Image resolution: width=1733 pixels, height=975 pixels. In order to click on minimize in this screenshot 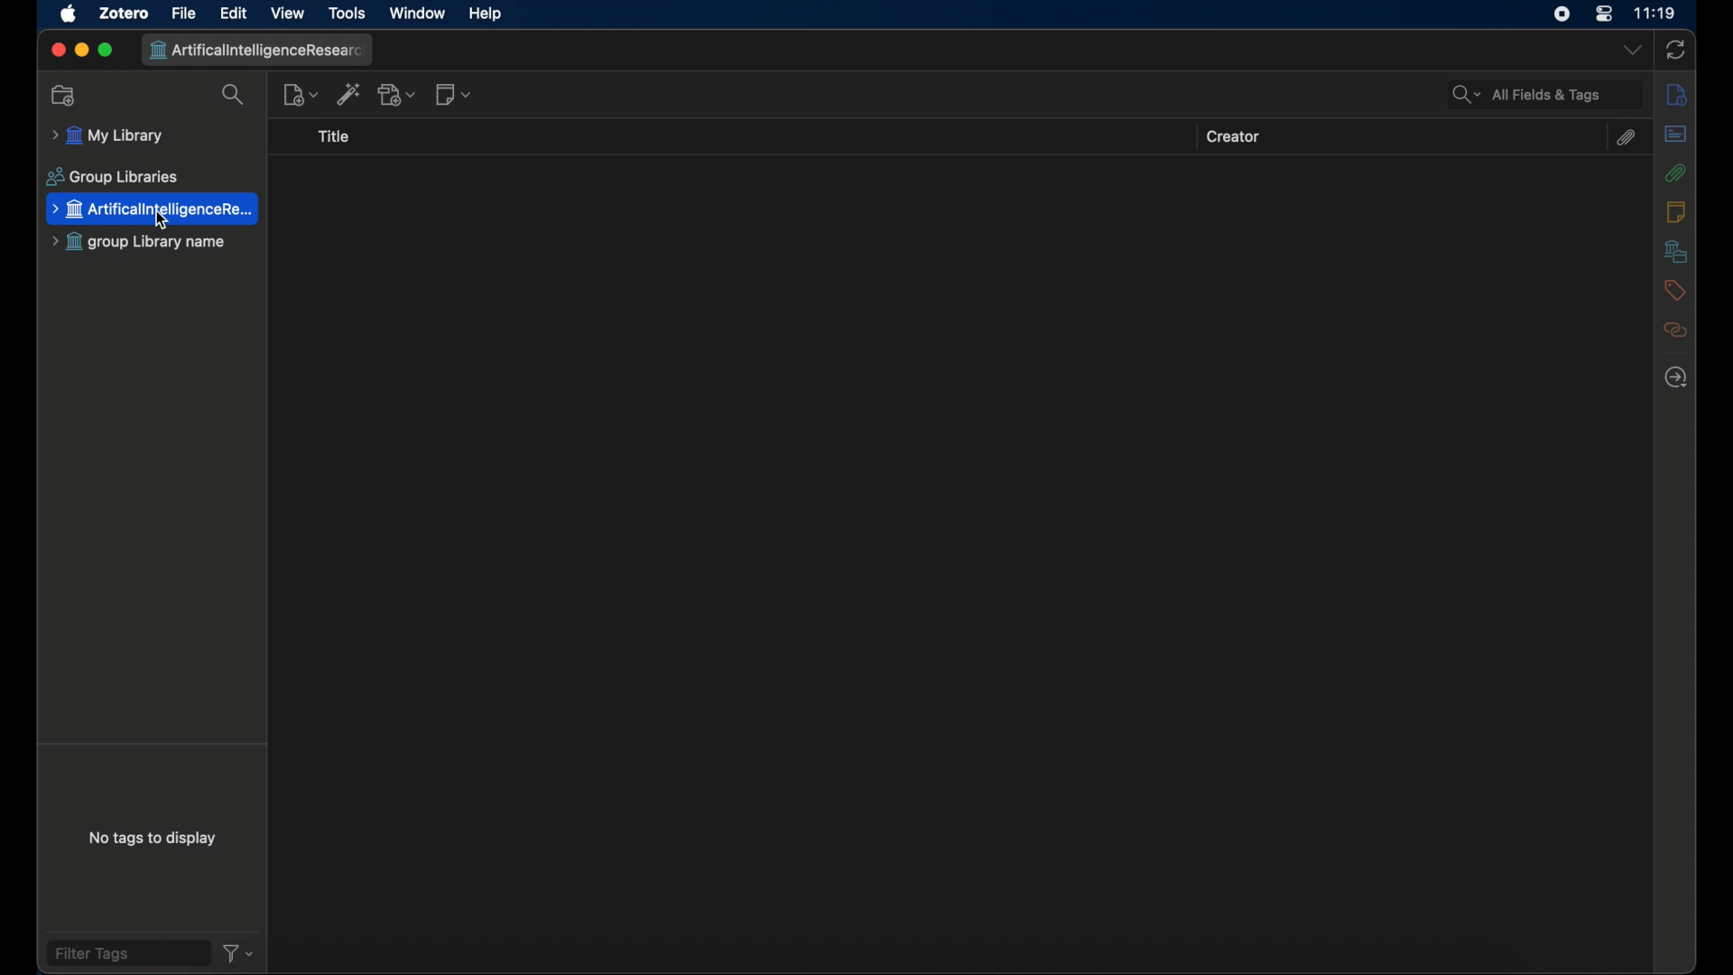, I will do `click(80, 51)`.